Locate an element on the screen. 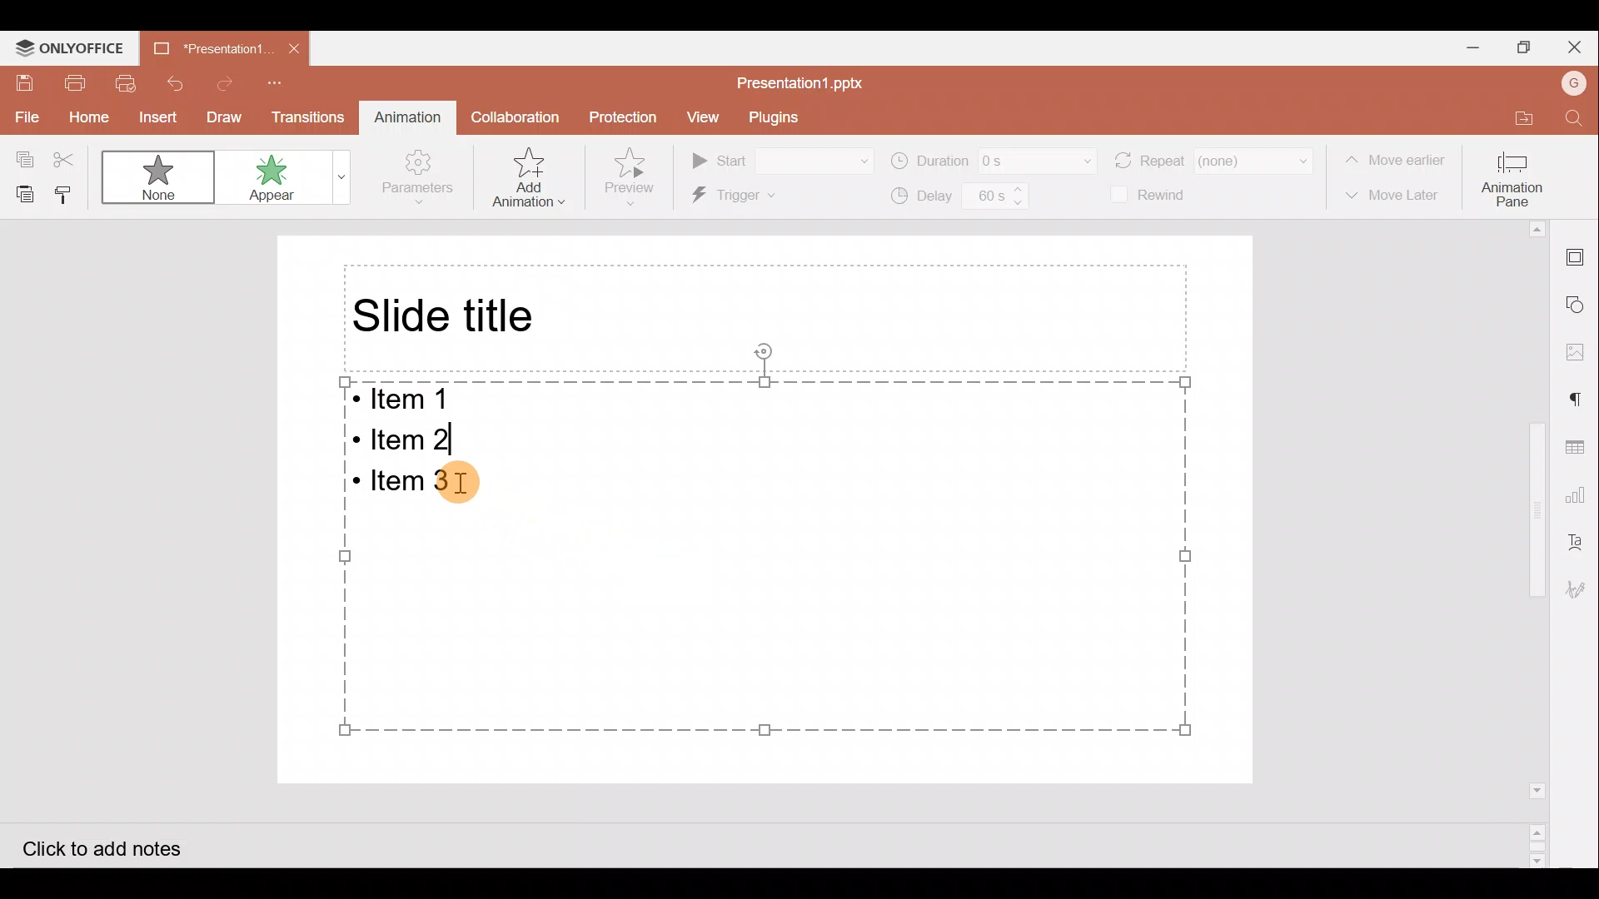 The image size is (1599, 899). Parameters is located at coordinates (423, 178).